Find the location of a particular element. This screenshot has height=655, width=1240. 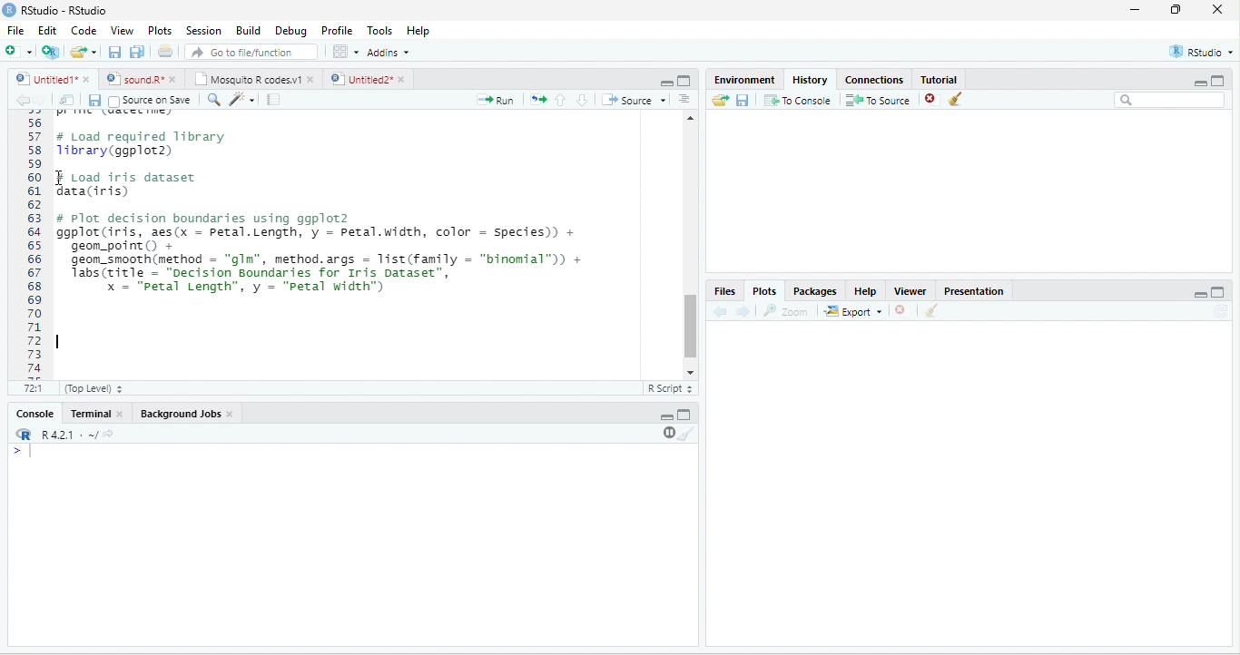

Maximize is located at coordinates (1217, 292).